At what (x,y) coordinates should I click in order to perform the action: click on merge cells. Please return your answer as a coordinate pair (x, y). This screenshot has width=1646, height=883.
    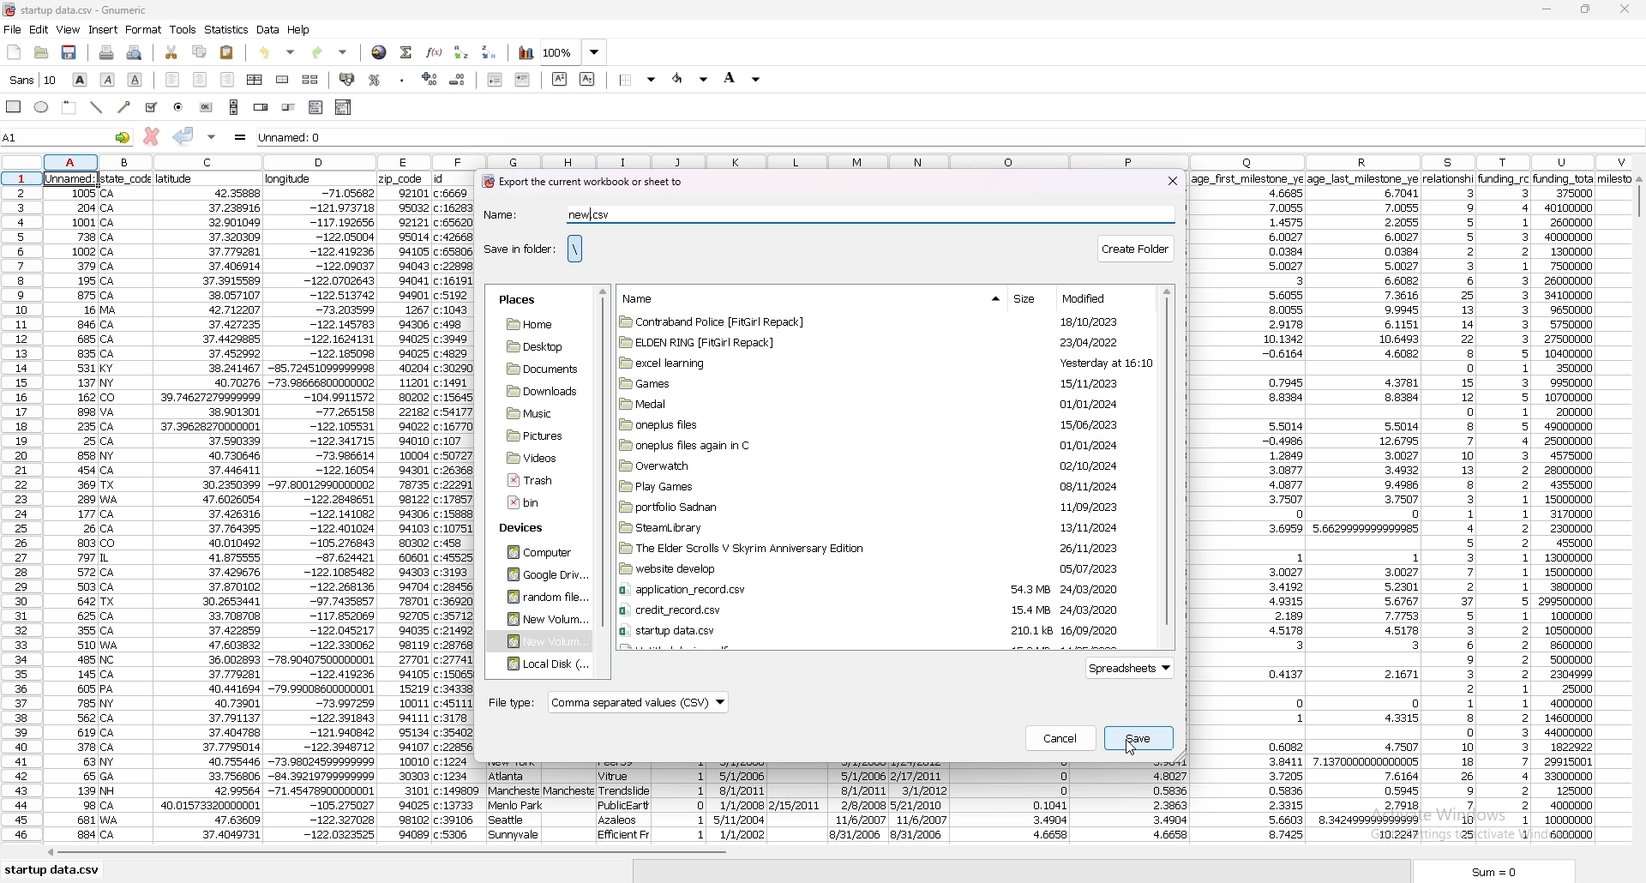
    Looking at the image, I should click on (284, 79).